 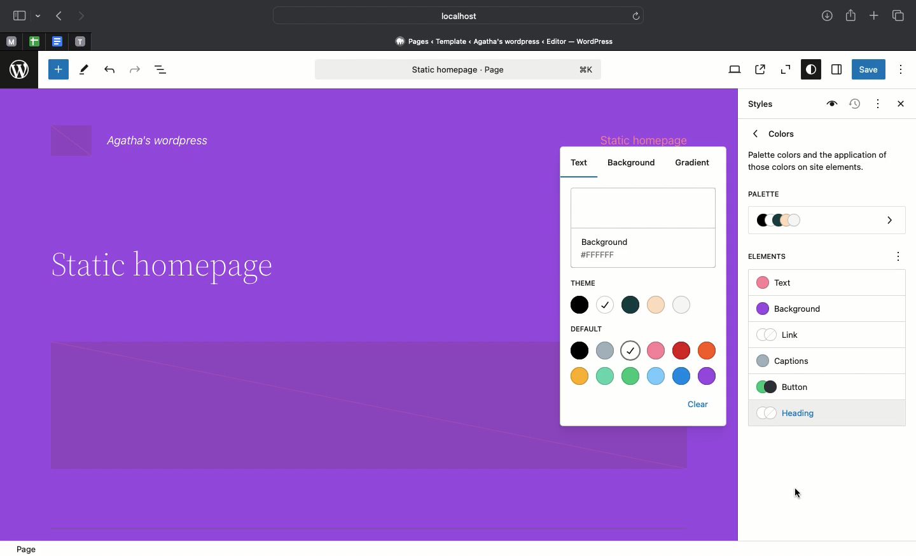 I want to click on Background, so click(x=795, y=309).